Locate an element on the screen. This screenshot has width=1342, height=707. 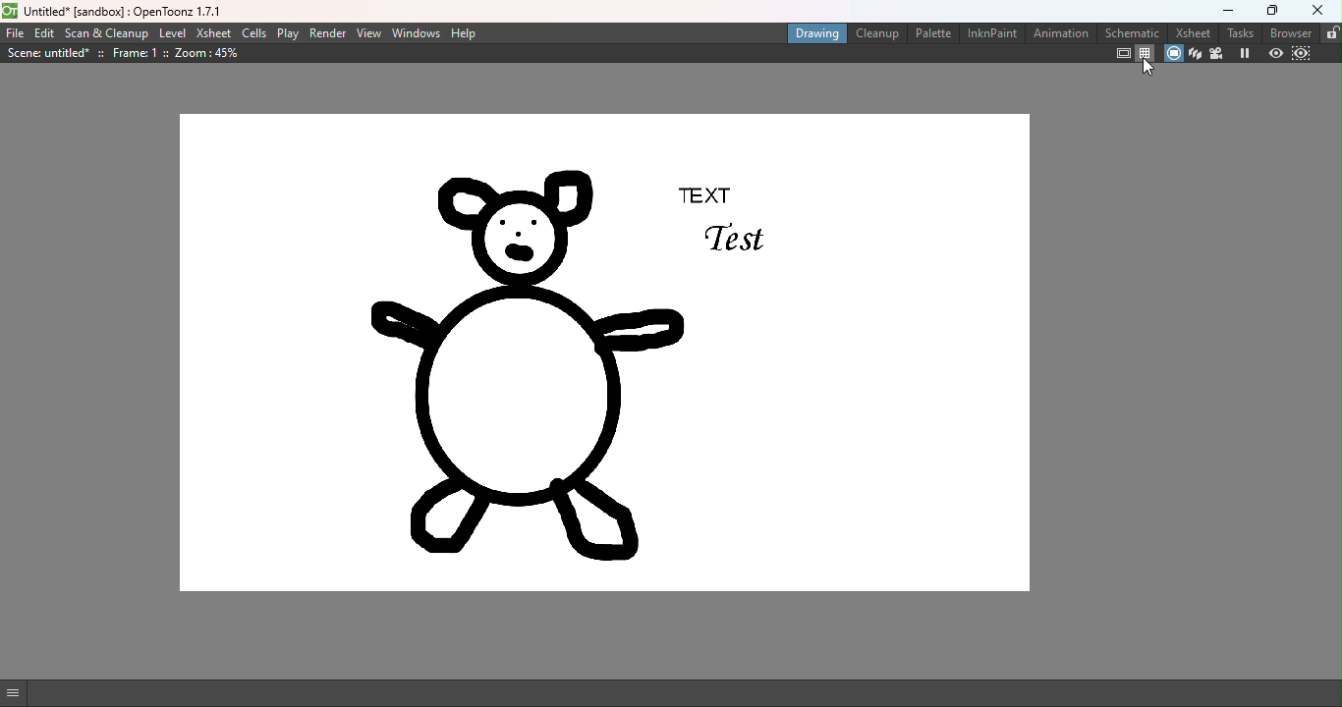
Canvas is located at coordinates (606, 353).